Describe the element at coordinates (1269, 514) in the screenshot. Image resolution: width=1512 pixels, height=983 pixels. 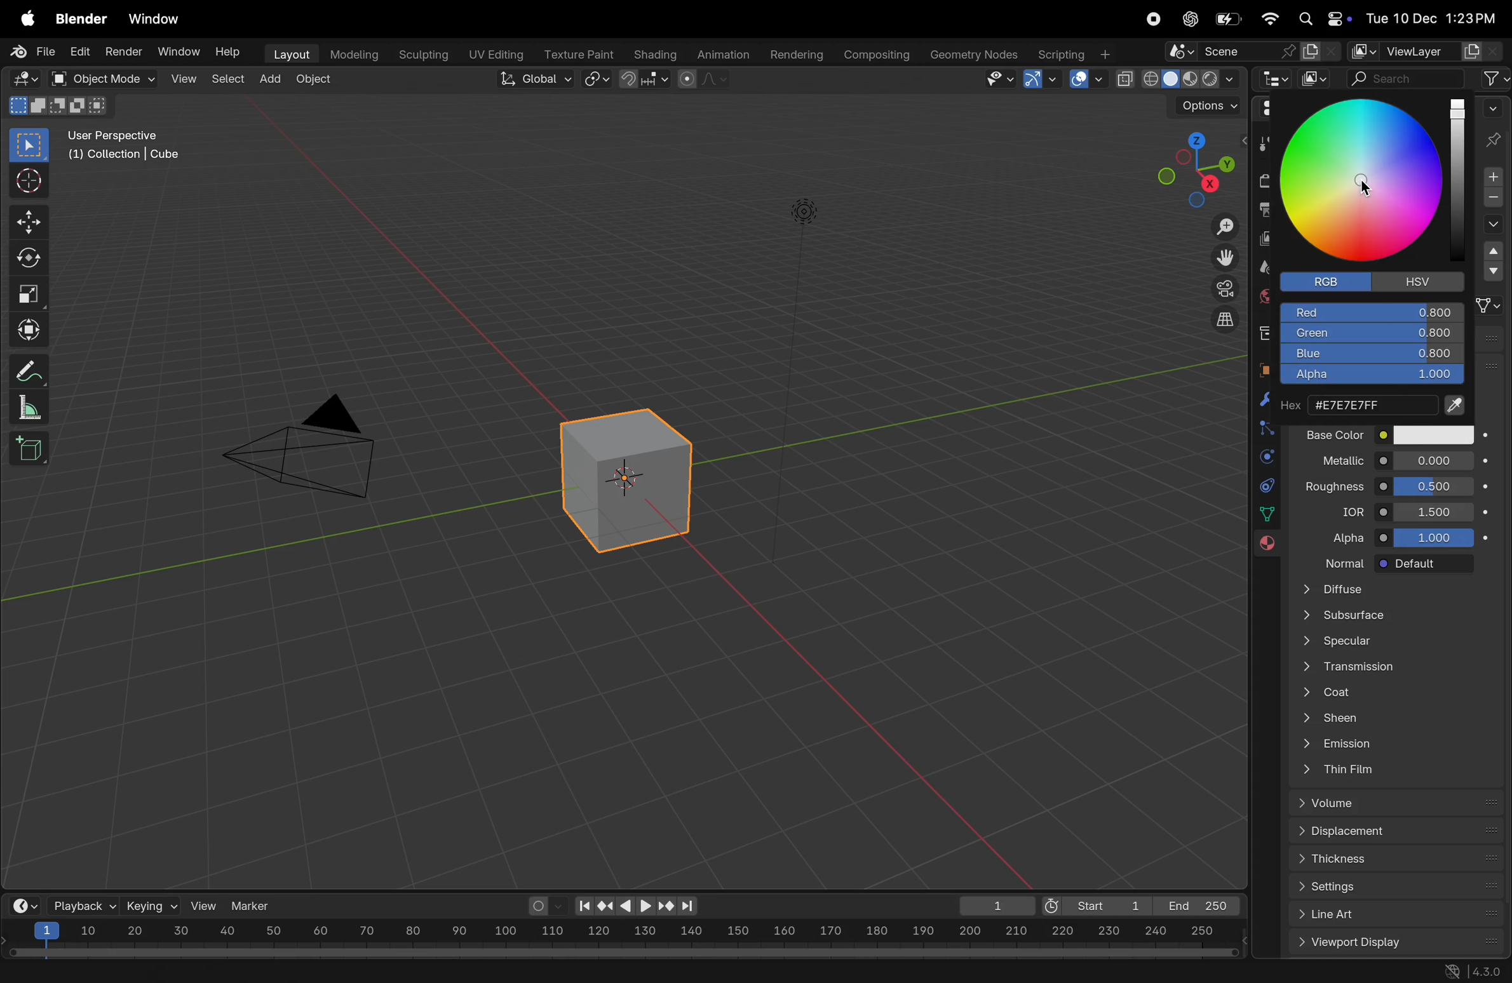
I see `` at that location.